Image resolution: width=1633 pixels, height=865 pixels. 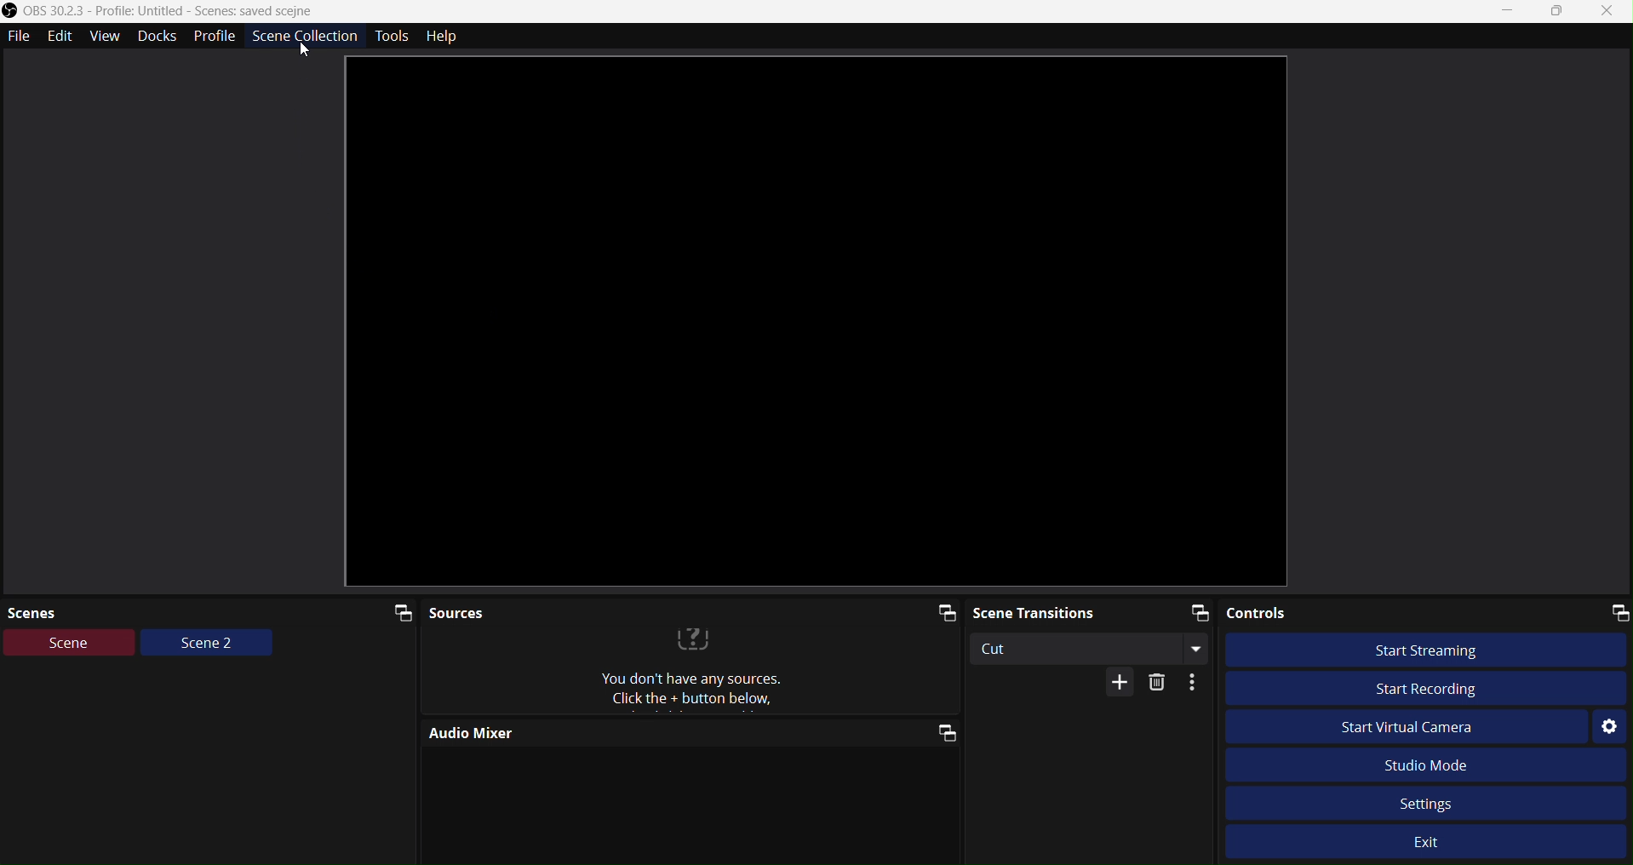 I want to click on Controls, so click(x=1428, y=614).